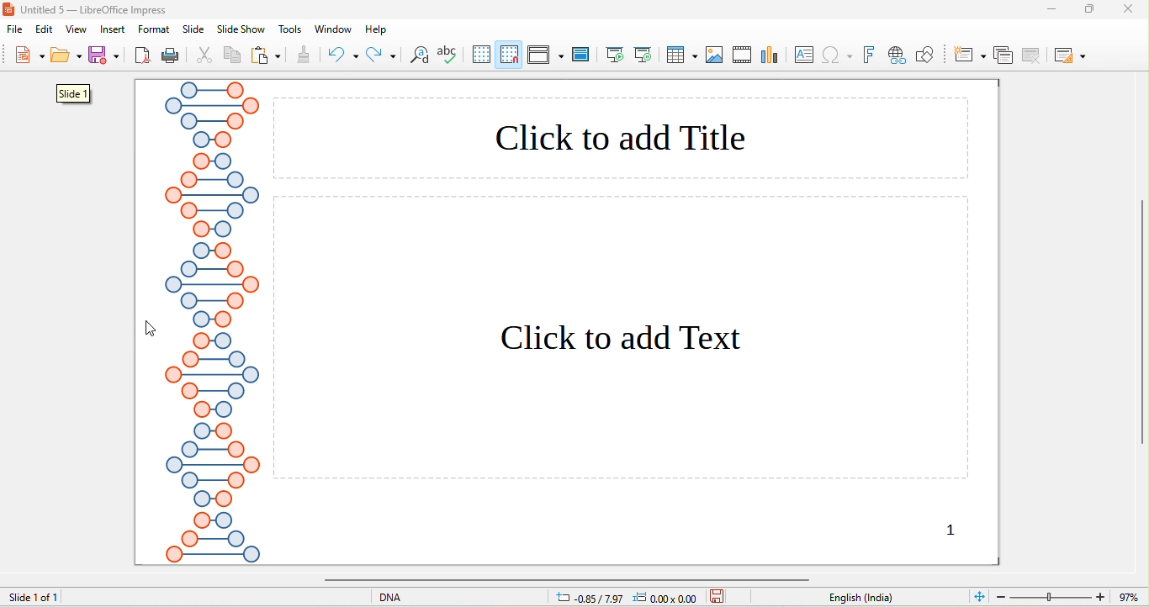  What do you see at coordinates (76, 29) in the screenshot?
I see `view` at bounding box center [76, 29].